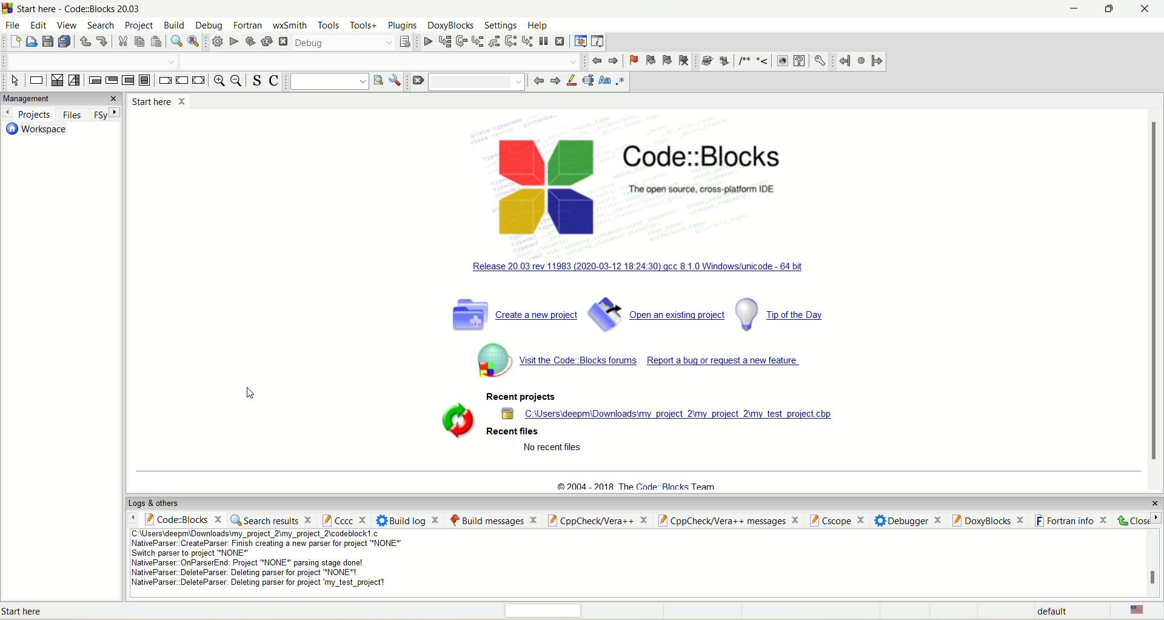 Image resolution: width=1164 pixels, height=620 pixels. I want to click on view, so click(70, 27).